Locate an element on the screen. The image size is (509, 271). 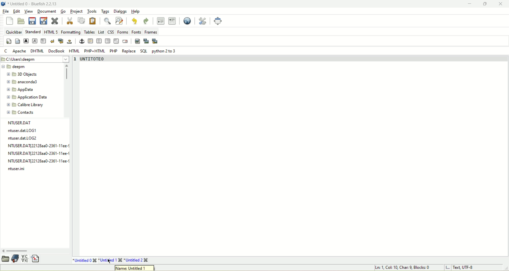
Cc is located at coordinates (6, 51).